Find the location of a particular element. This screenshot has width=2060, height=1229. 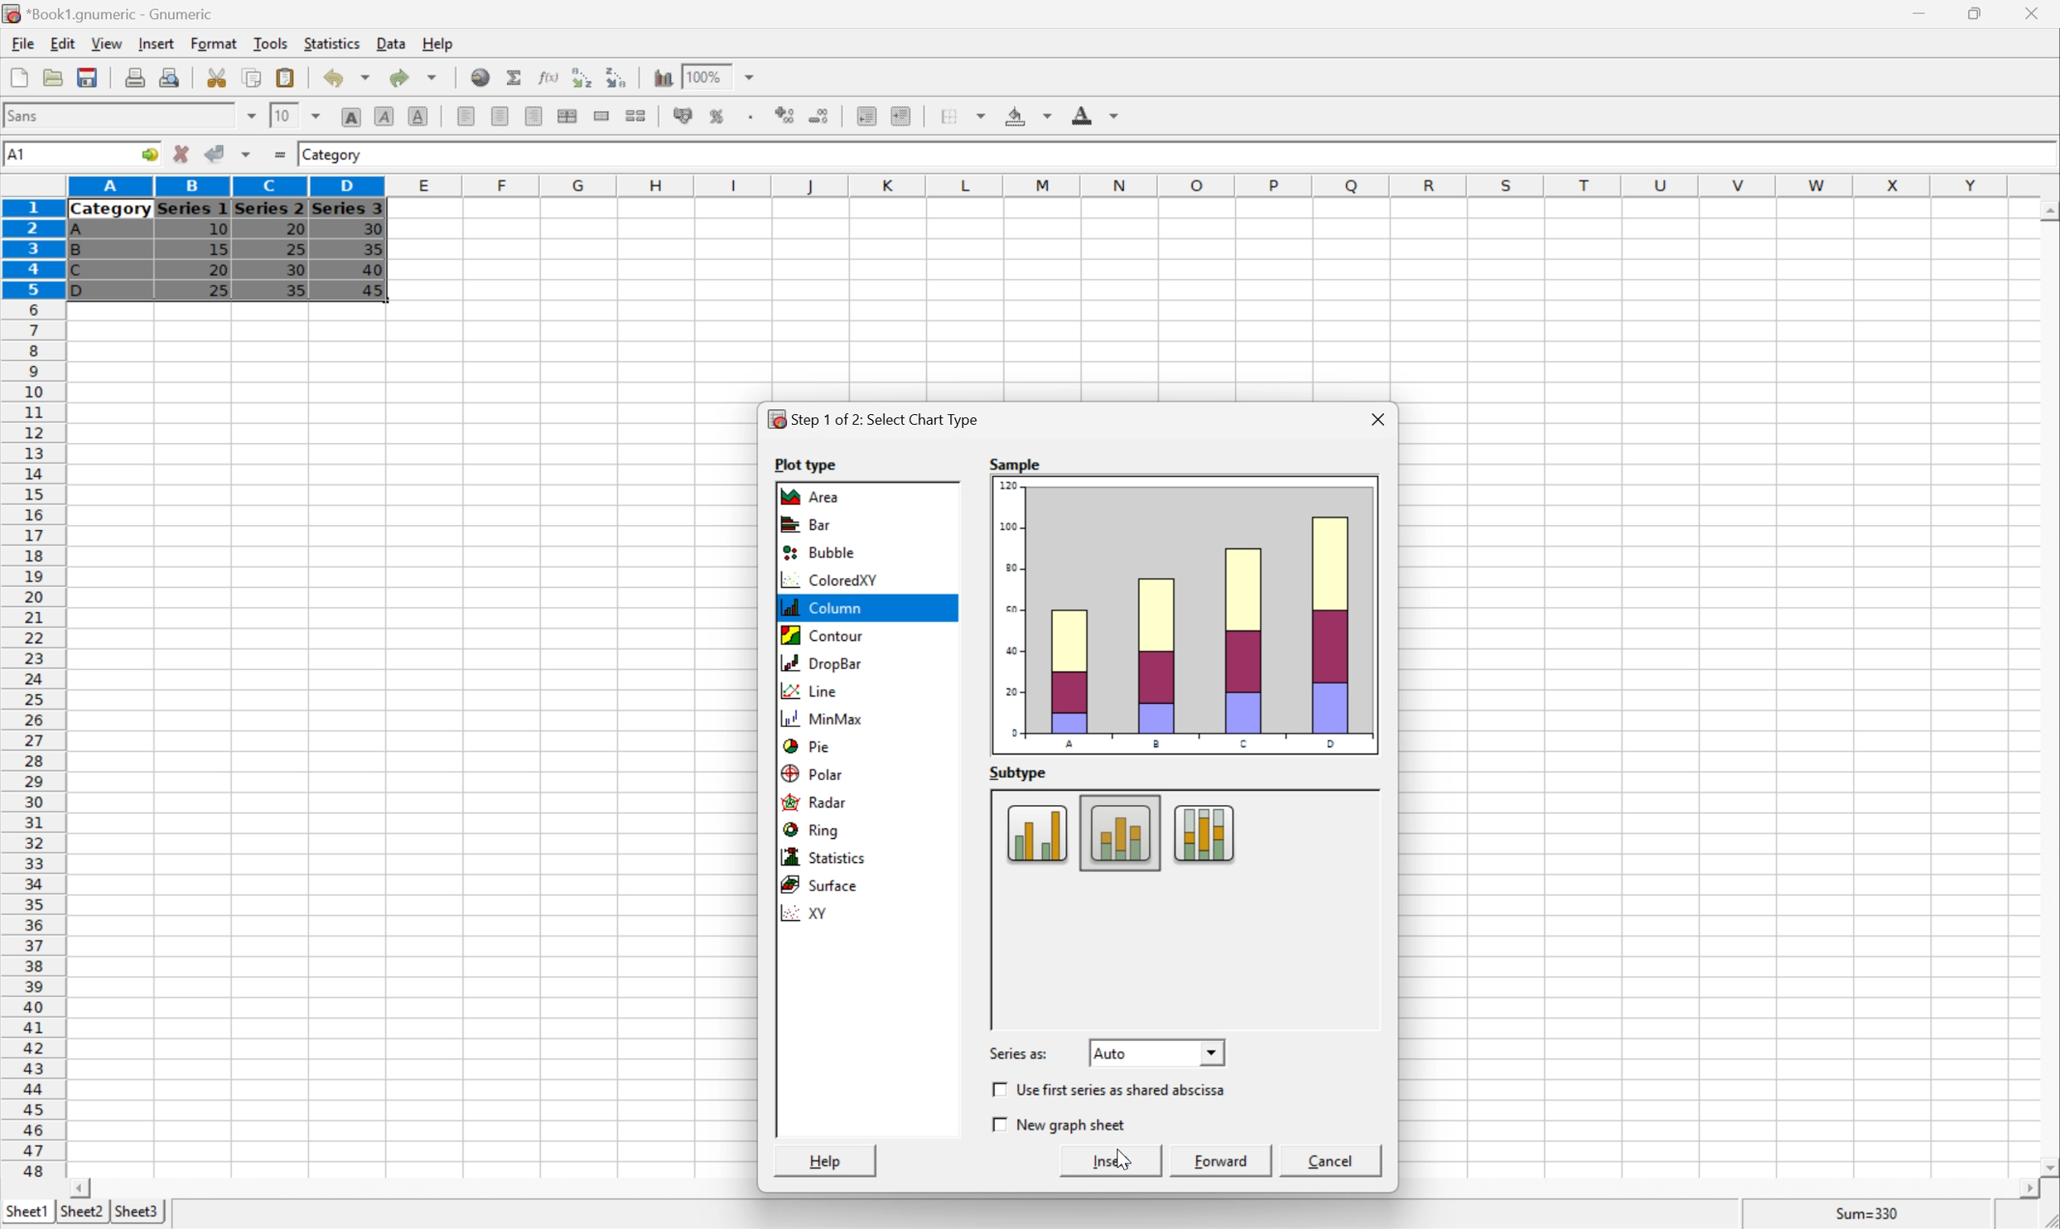

Cursor is located at coordinates (355, 287).